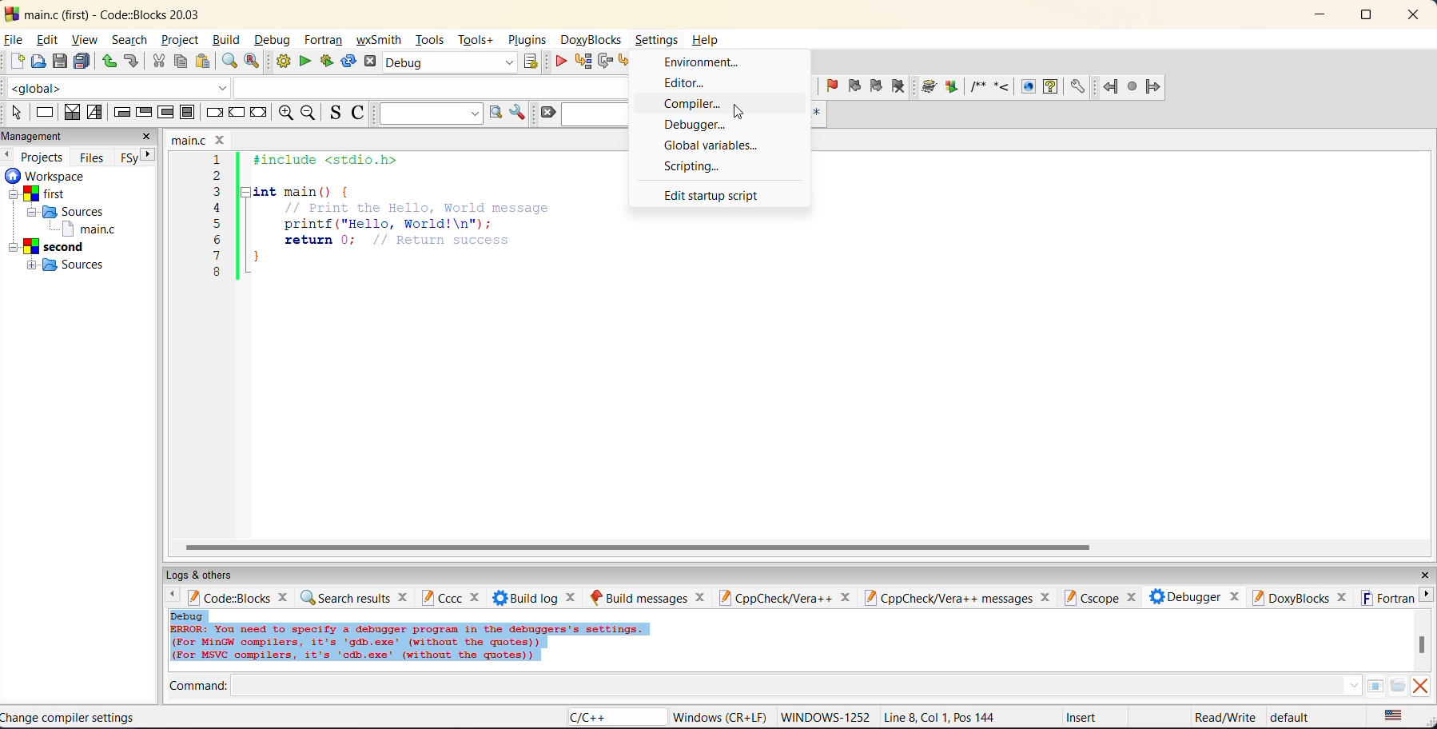  Describe the element at coordinates (1054, 88) in the screenshot. I see `run html help documentation` at that location.